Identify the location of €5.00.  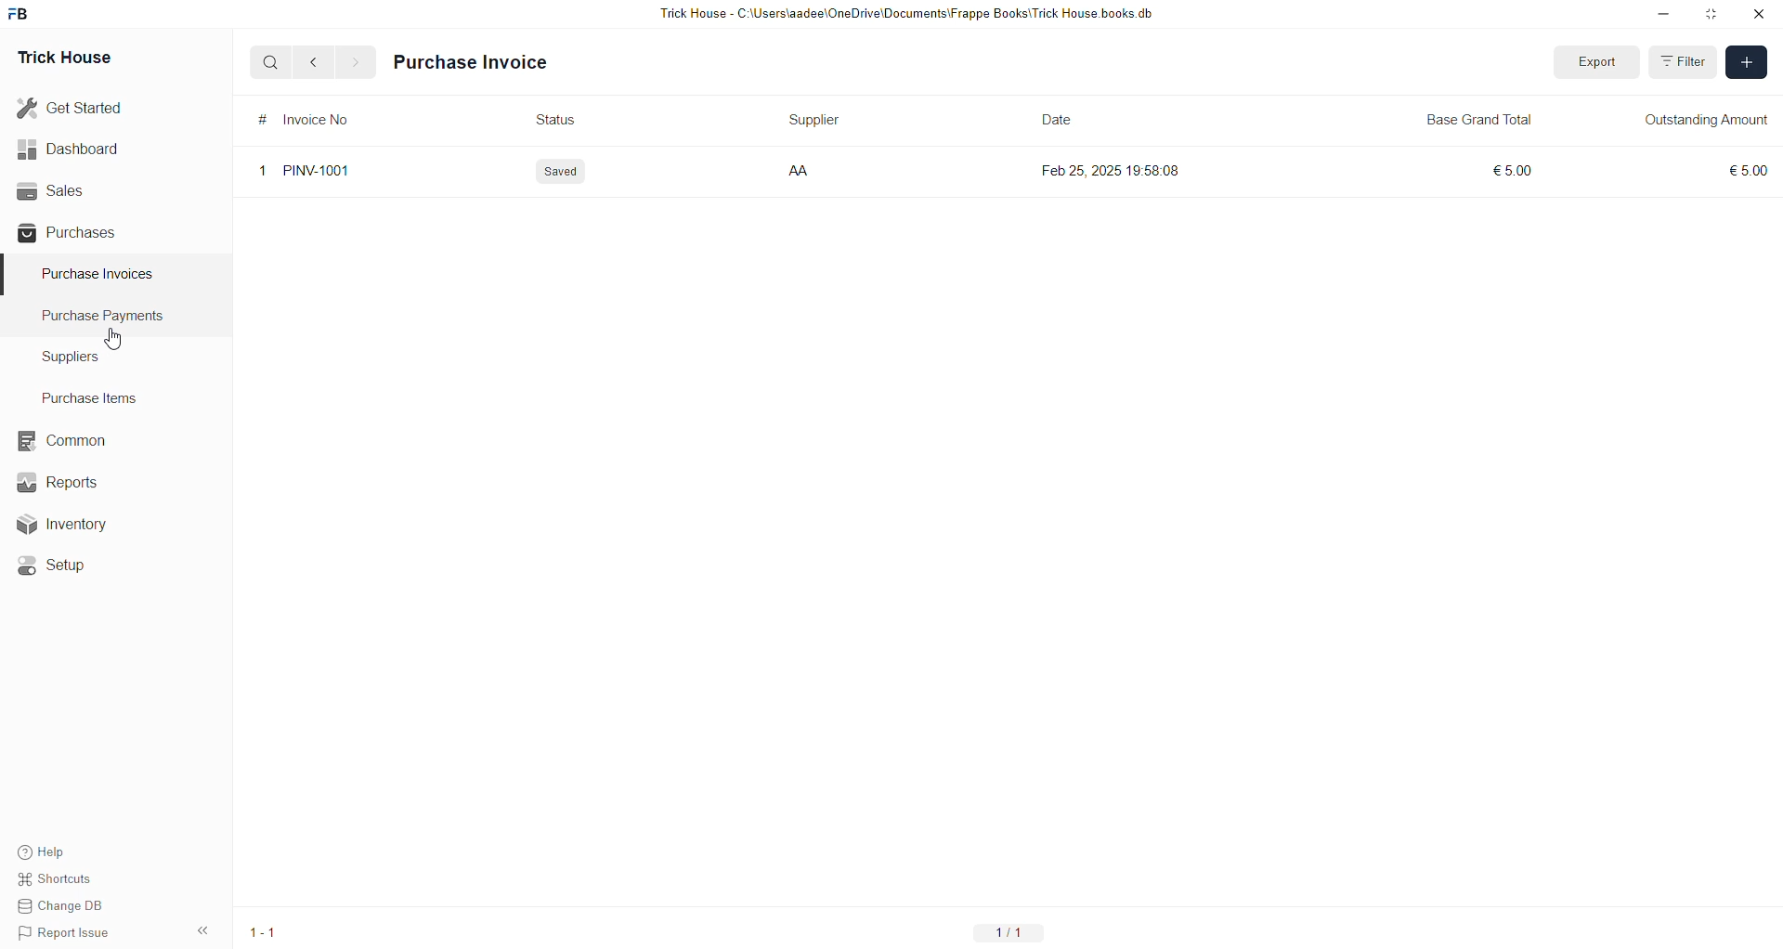
(1745, 173).